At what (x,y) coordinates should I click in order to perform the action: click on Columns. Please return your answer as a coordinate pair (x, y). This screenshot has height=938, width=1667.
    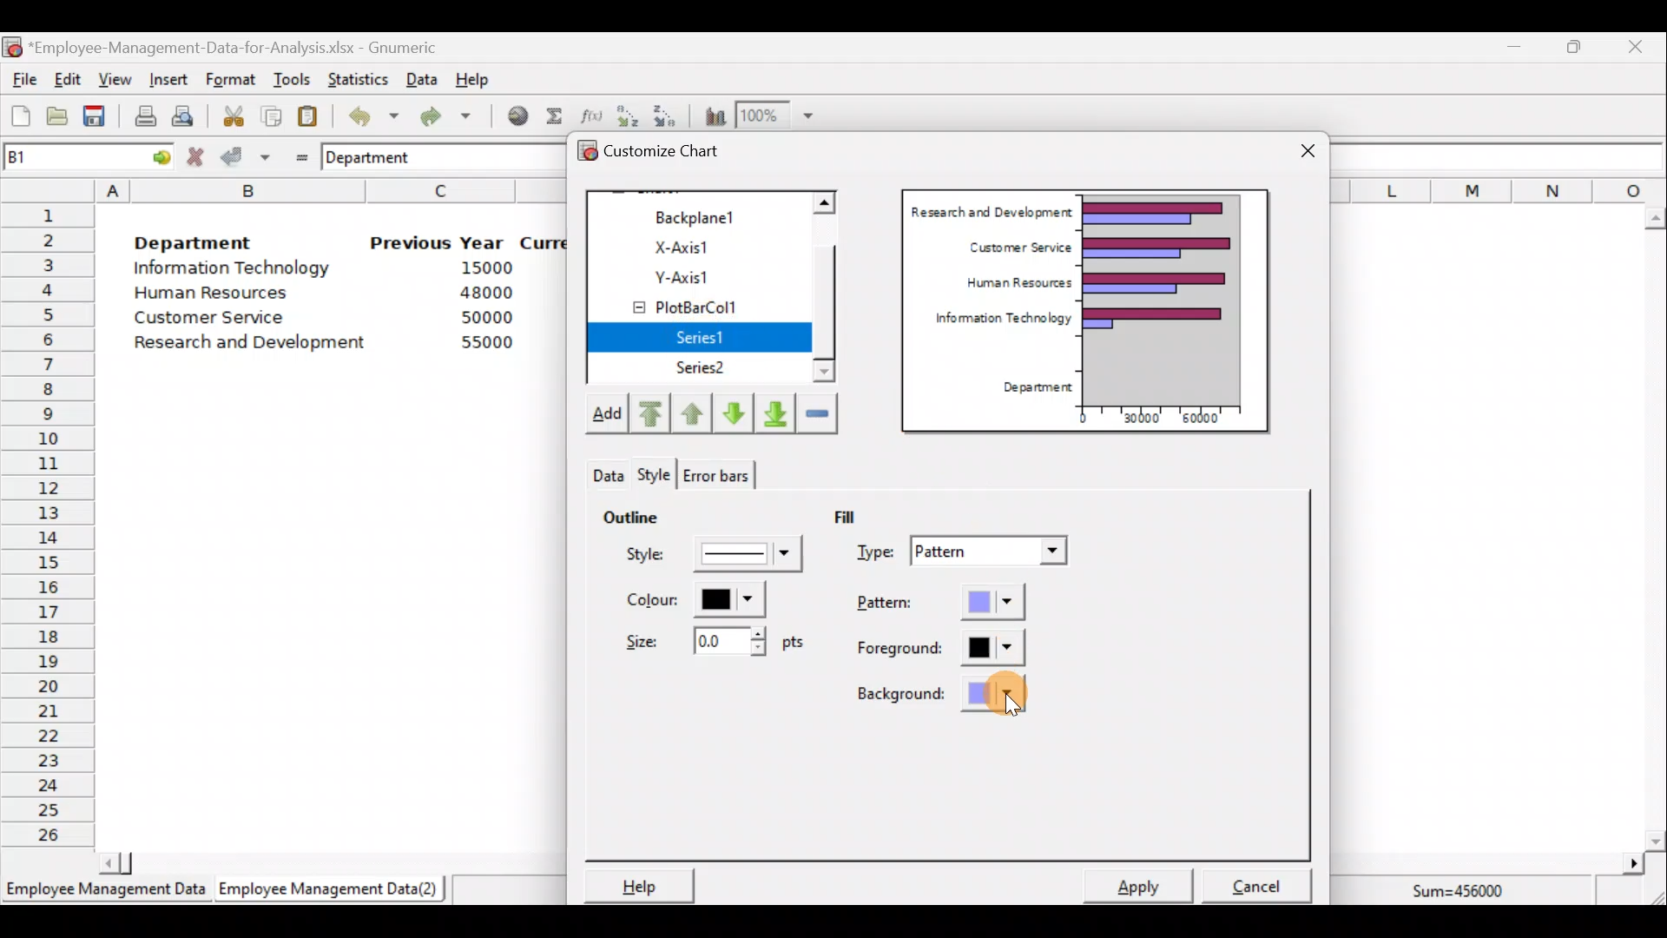
    Looking at the image, I should click on (1499, 189).